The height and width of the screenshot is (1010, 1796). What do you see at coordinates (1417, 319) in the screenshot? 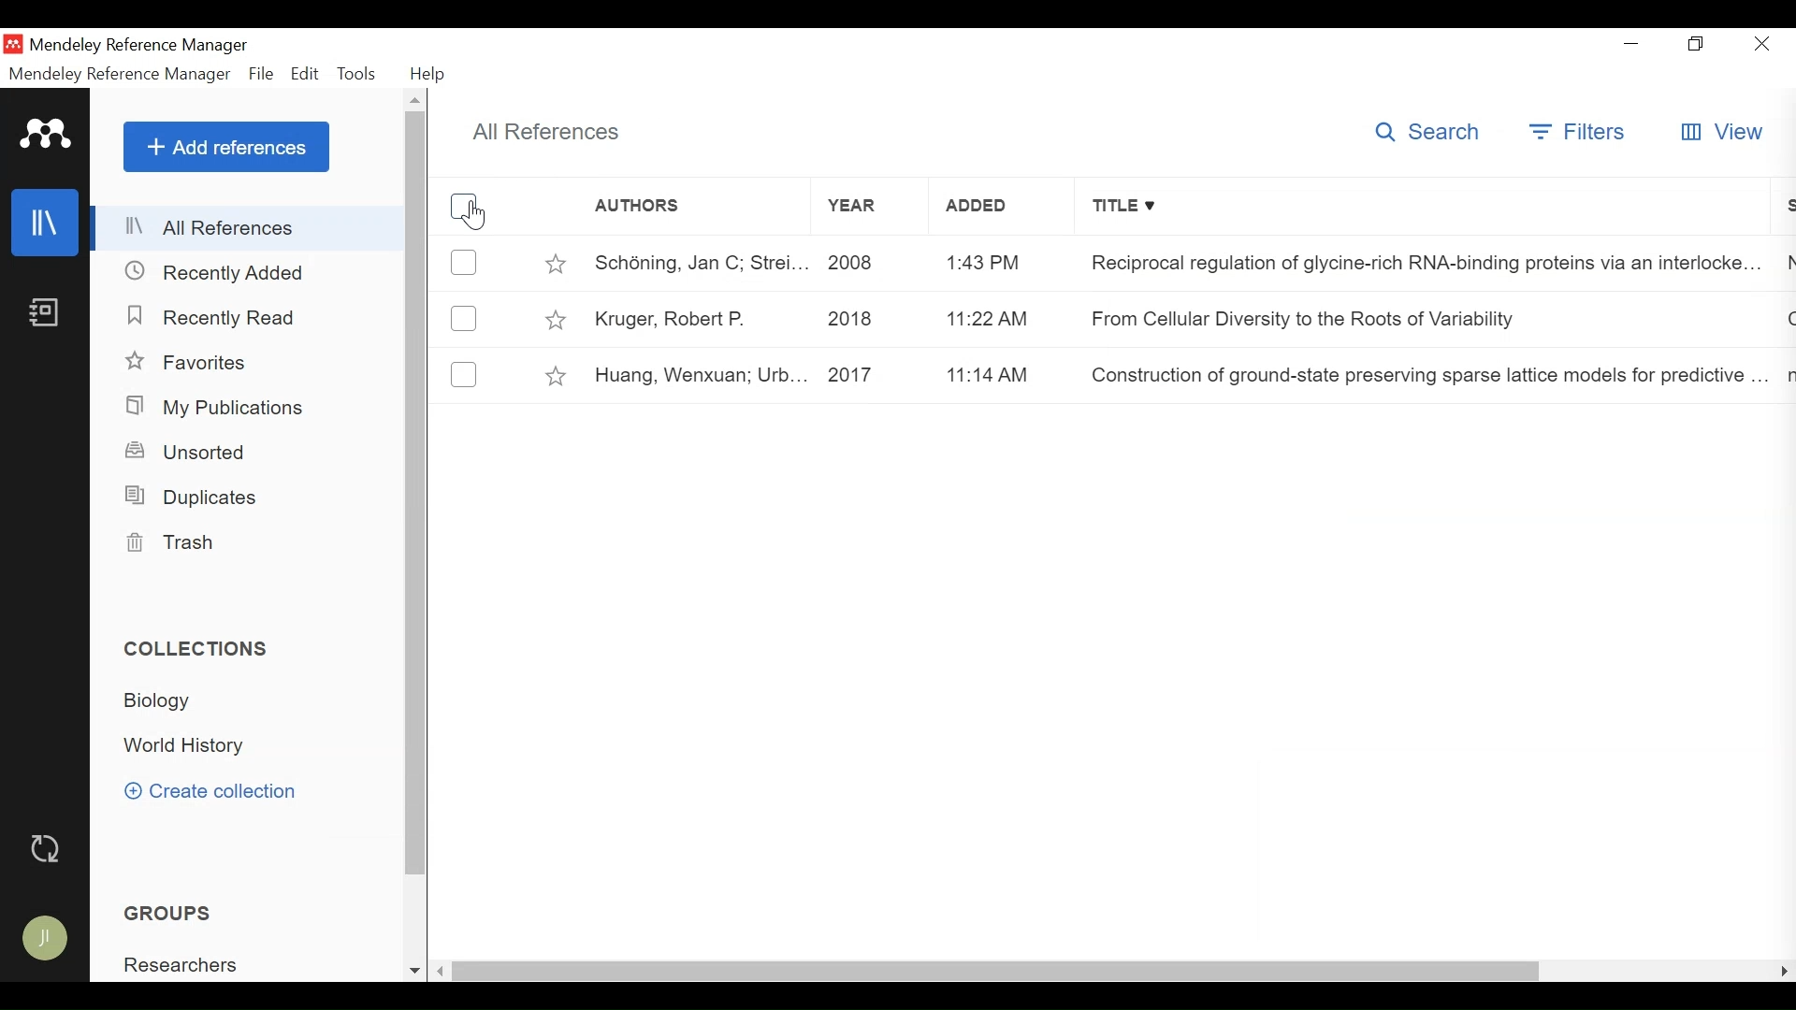
I see `Journal Title` at bounding box center [1417, 319].